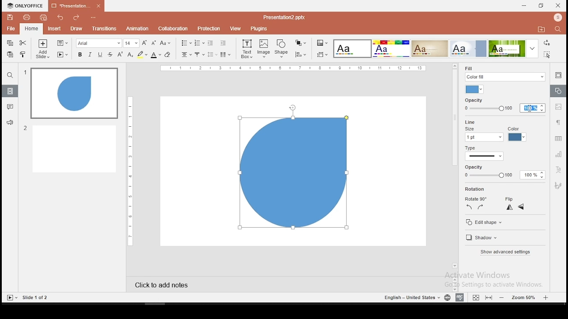 This screenshot has width=568, height=319. I want to click on font size, so click(132, 43).